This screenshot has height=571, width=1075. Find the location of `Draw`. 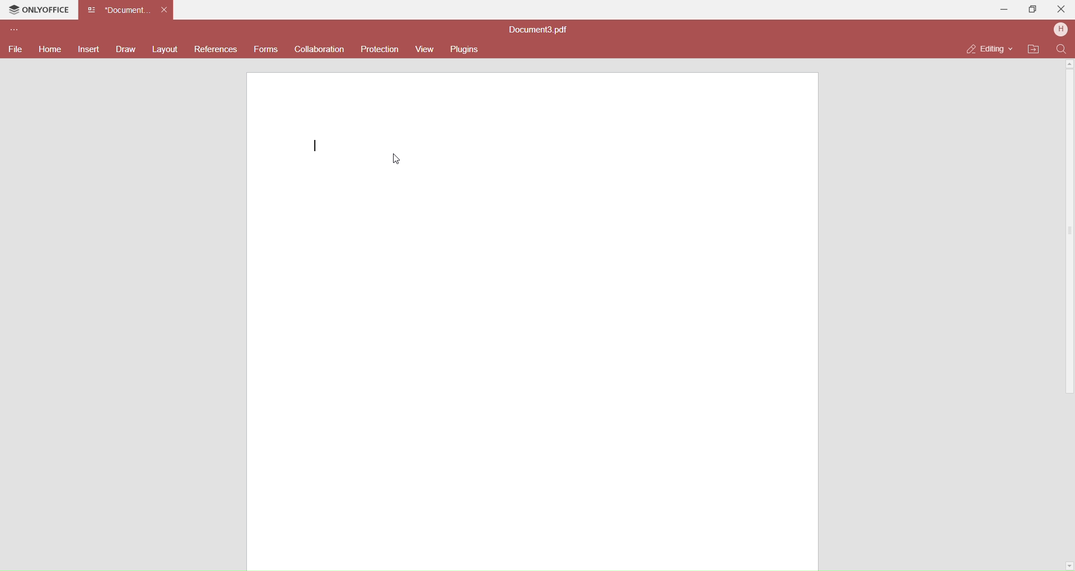

Draw is located at coordinates (125, 49).